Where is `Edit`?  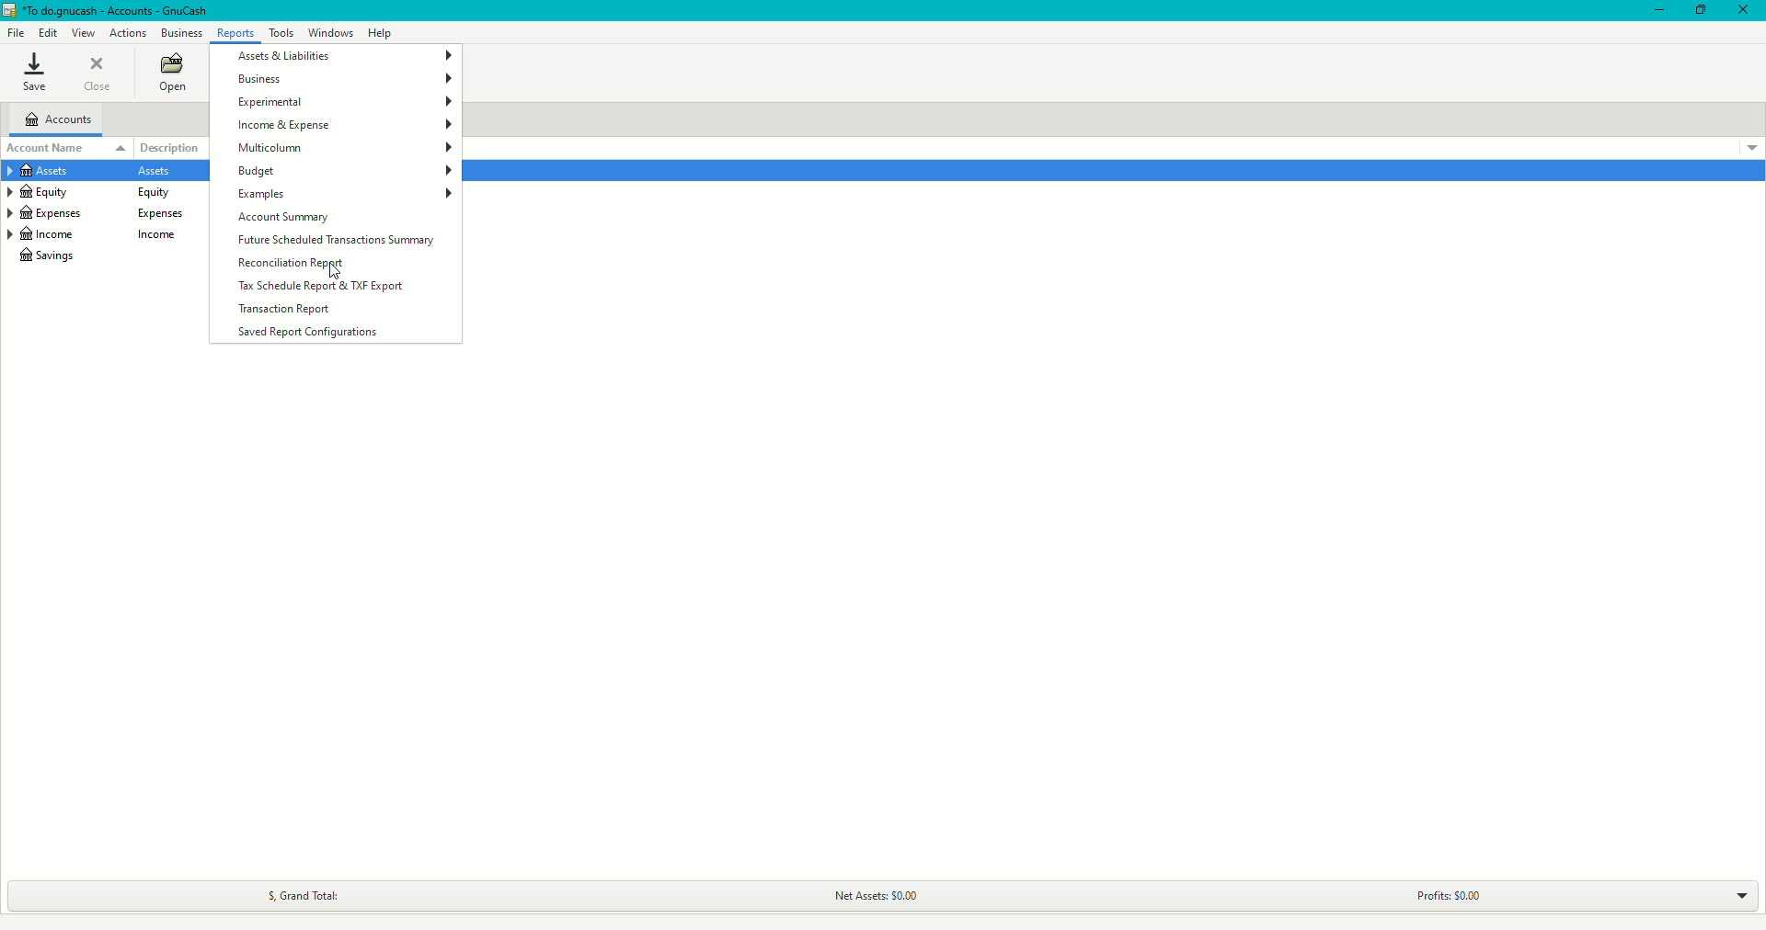
Edit is located at coordinates (50, 31).